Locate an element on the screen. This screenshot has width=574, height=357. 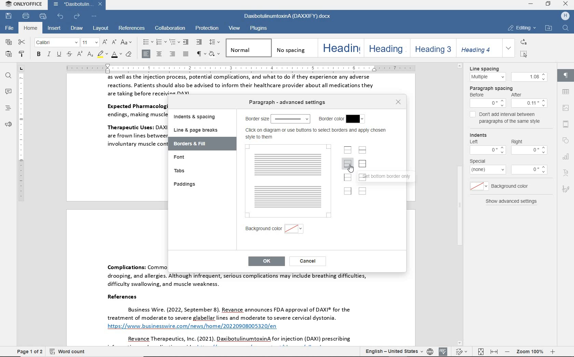
file is located at coordinates (10, 28).